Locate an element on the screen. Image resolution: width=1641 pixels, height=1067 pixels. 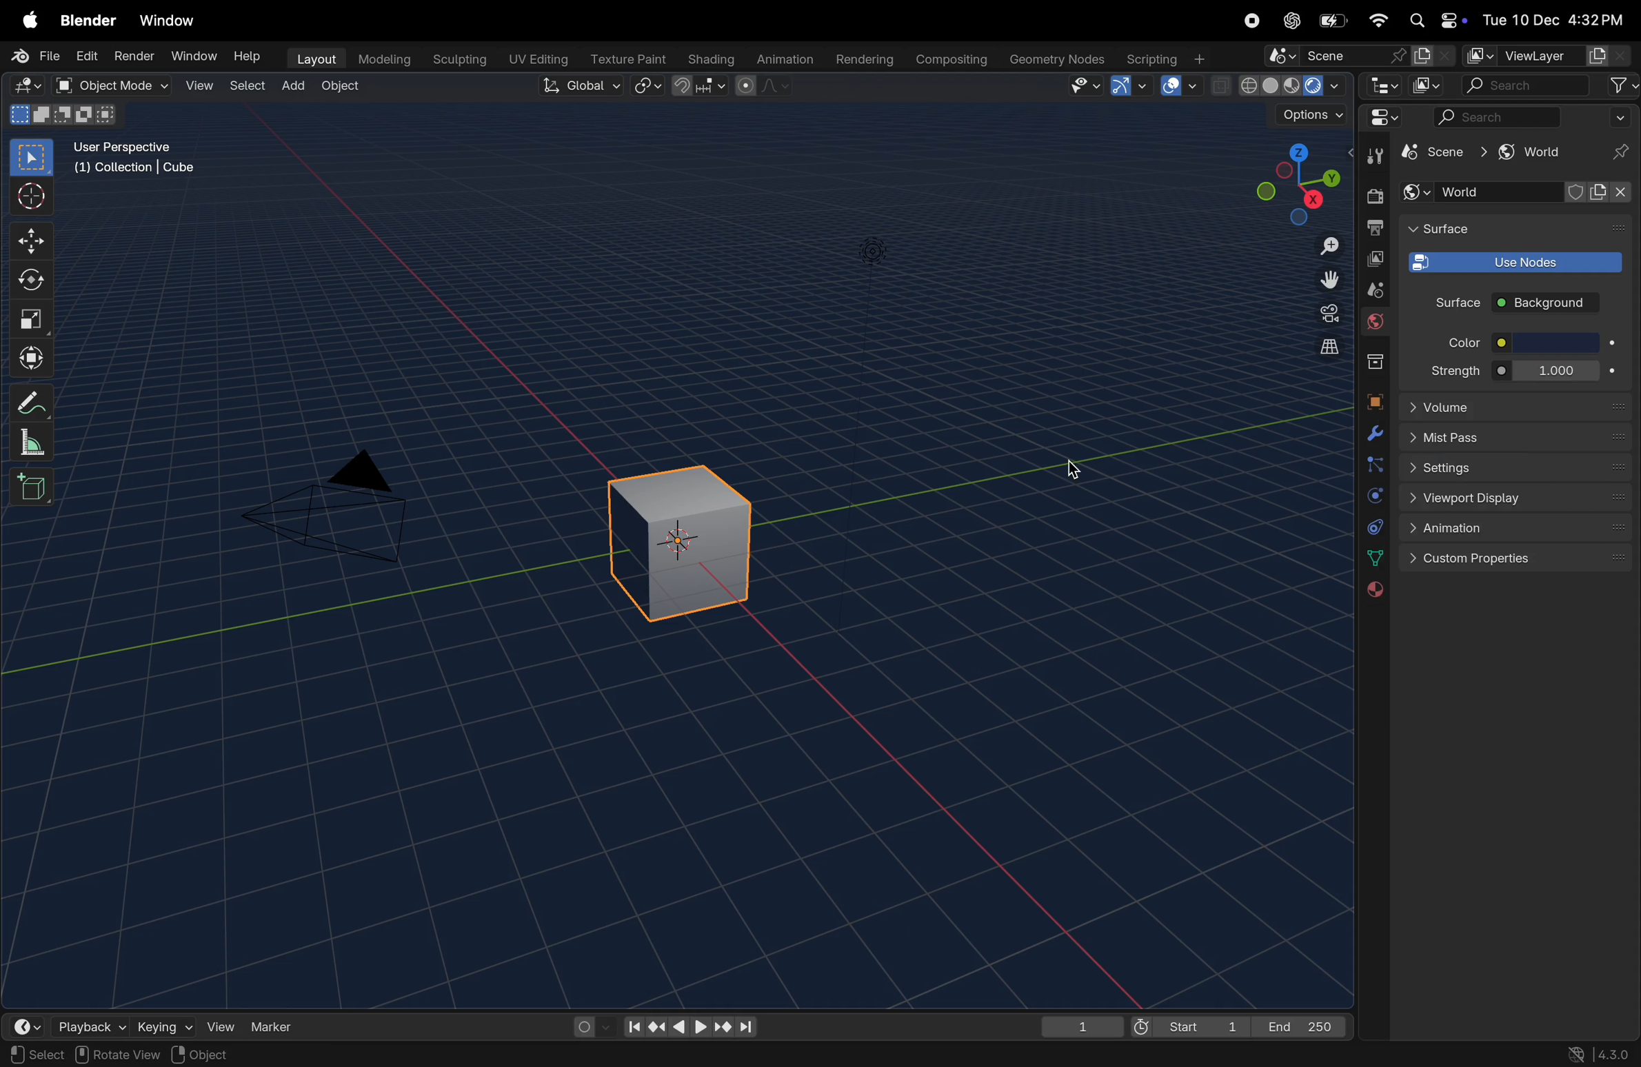
options is located at coordinates (1302, 119).